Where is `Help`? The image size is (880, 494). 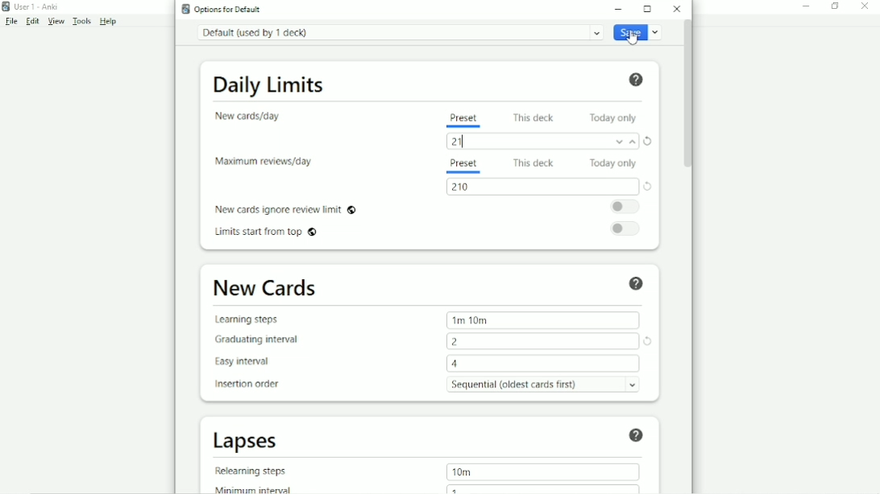 Help is located at coordinates (110, 22).